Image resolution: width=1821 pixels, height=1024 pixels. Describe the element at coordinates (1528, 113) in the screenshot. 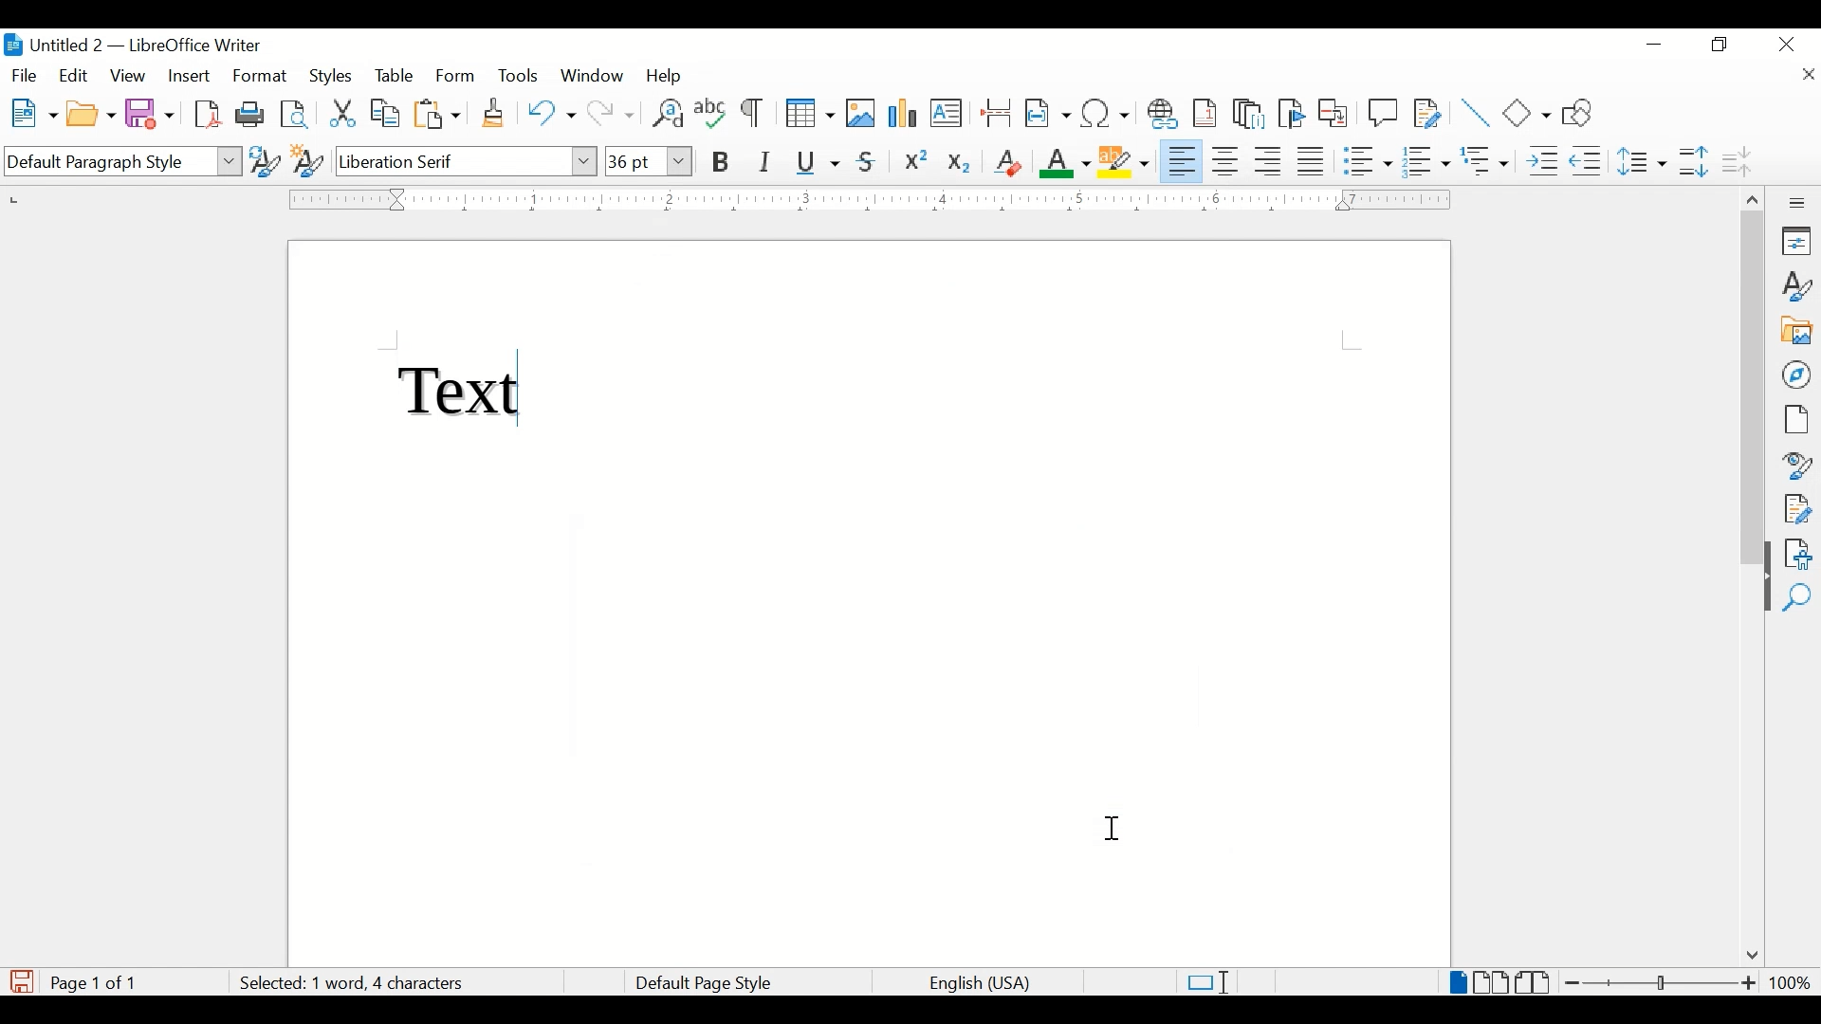

I see `basic shapes` at that location.